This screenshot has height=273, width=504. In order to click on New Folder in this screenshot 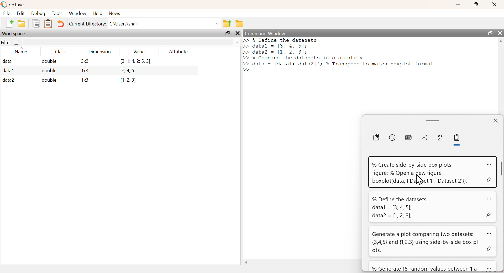, I will do `click(21, 24)`.